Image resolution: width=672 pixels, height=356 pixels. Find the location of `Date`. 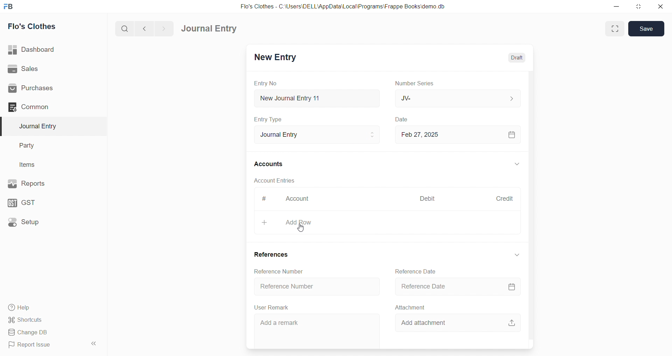

Date is located at coordinates (404, 120).